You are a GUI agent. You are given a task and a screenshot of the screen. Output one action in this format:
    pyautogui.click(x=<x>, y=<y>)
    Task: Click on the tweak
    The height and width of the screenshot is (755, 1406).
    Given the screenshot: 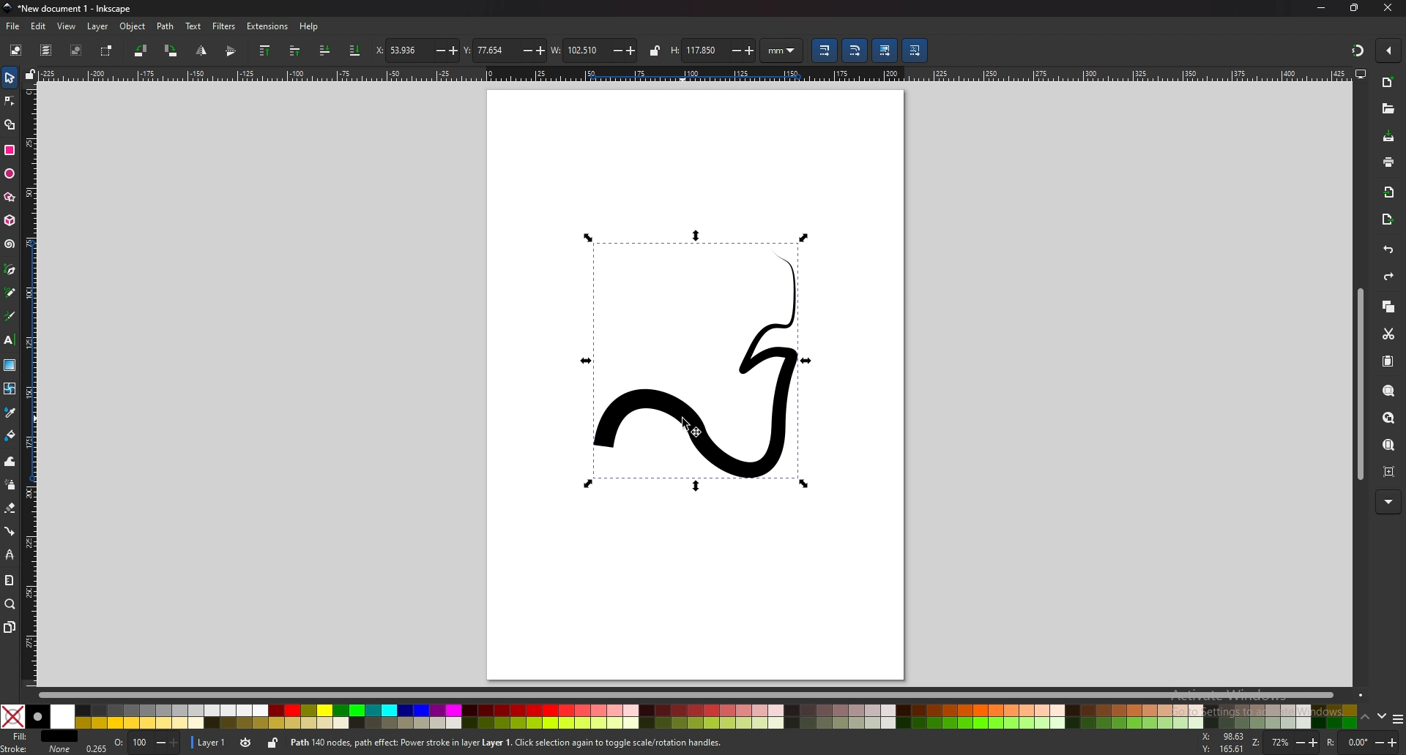 What is the action you would take?
    pyautogui.click(x=10, y=461)
    